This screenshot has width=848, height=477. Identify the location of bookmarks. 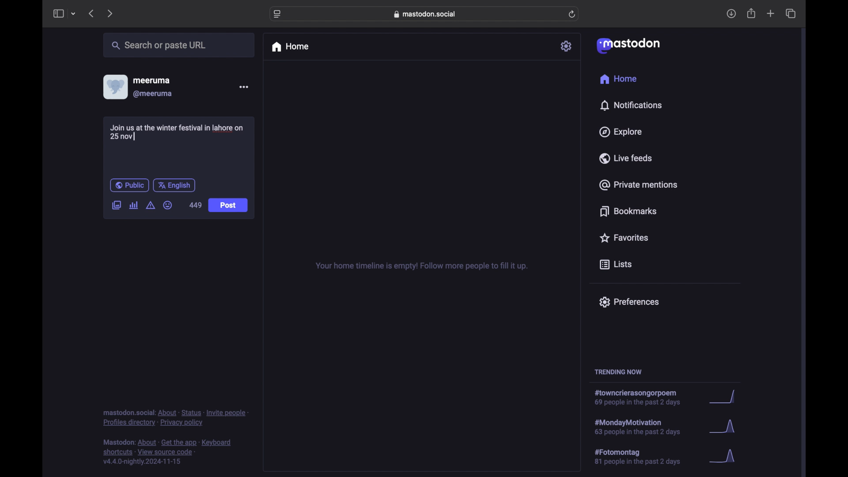
(628, 211).